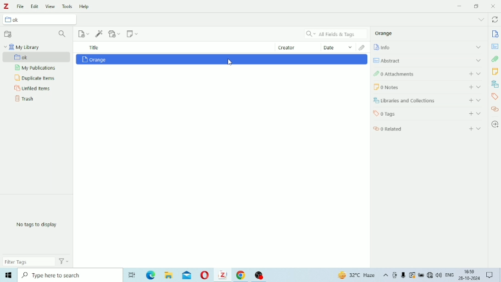 The width and height of the screenshot is (501, 282). I want to click on Internet, so click(430, 276).